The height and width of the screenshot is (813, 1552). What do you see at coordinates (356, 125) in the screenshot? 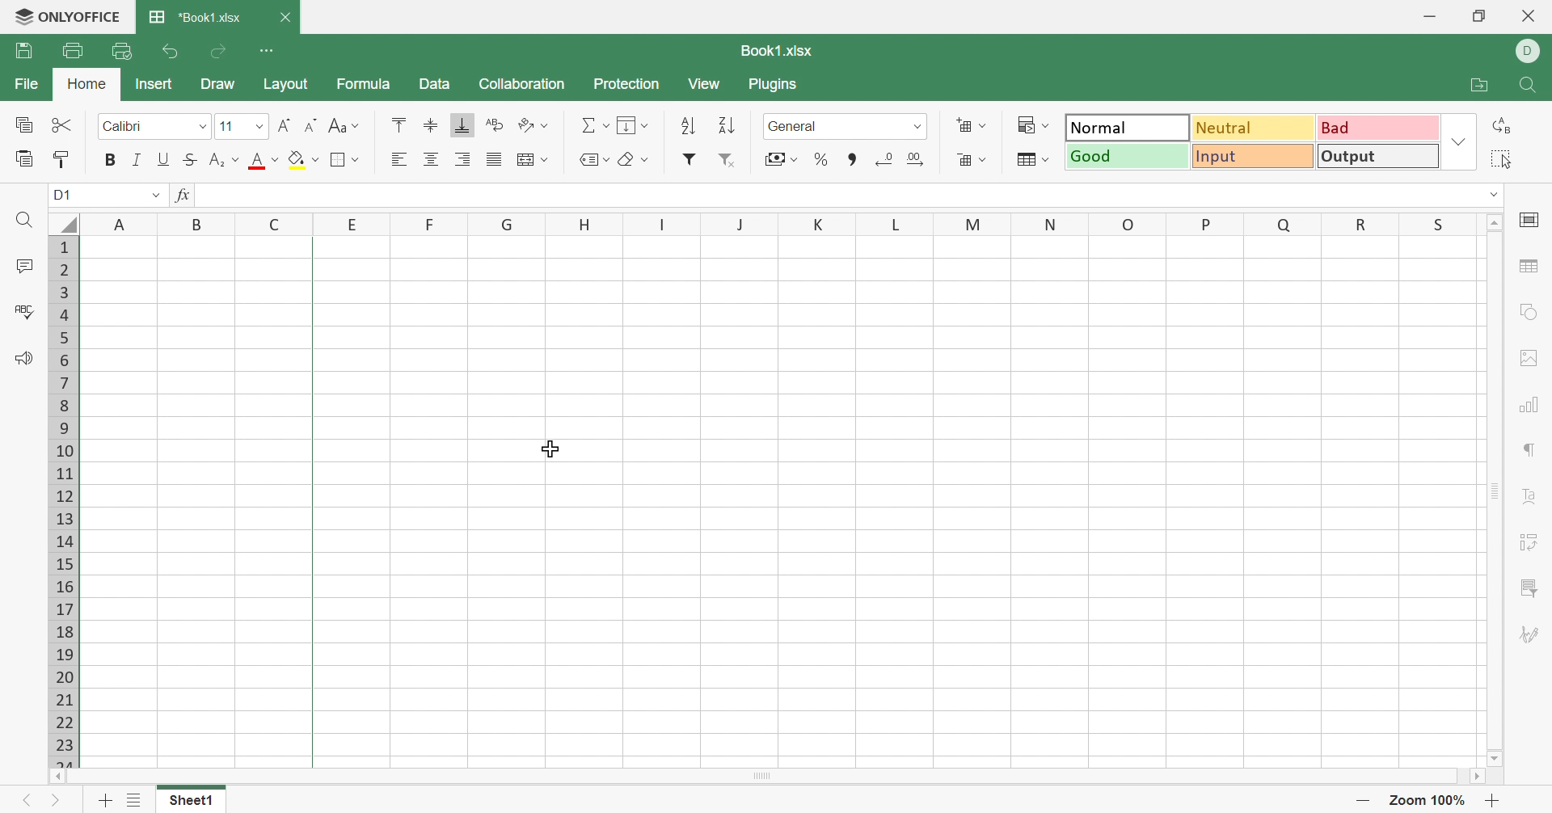
I see `Drop Down` at bounding box center [356, 125].